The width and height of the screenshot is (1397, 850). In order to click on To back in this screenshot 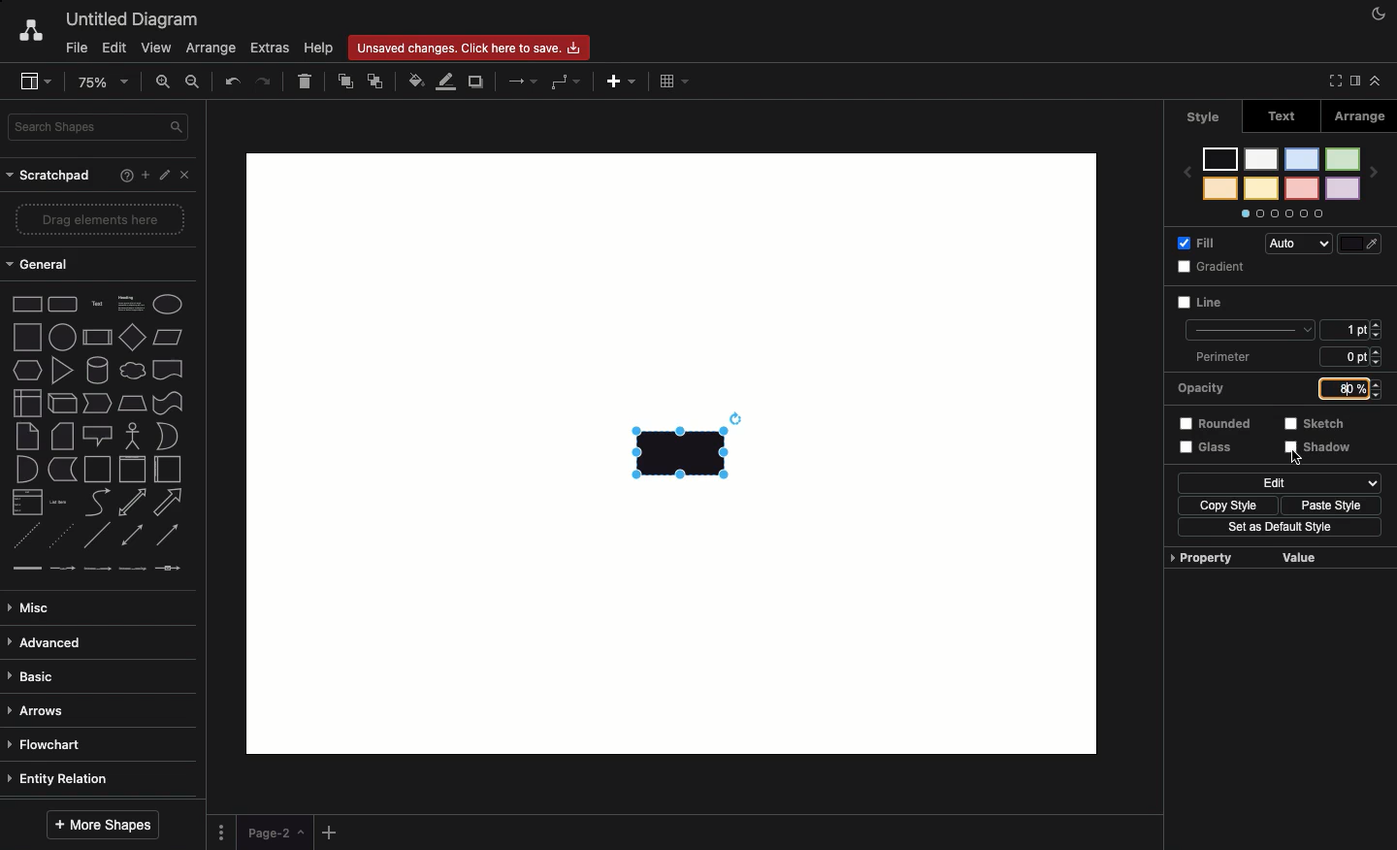, I will do `click(375, 82)`.